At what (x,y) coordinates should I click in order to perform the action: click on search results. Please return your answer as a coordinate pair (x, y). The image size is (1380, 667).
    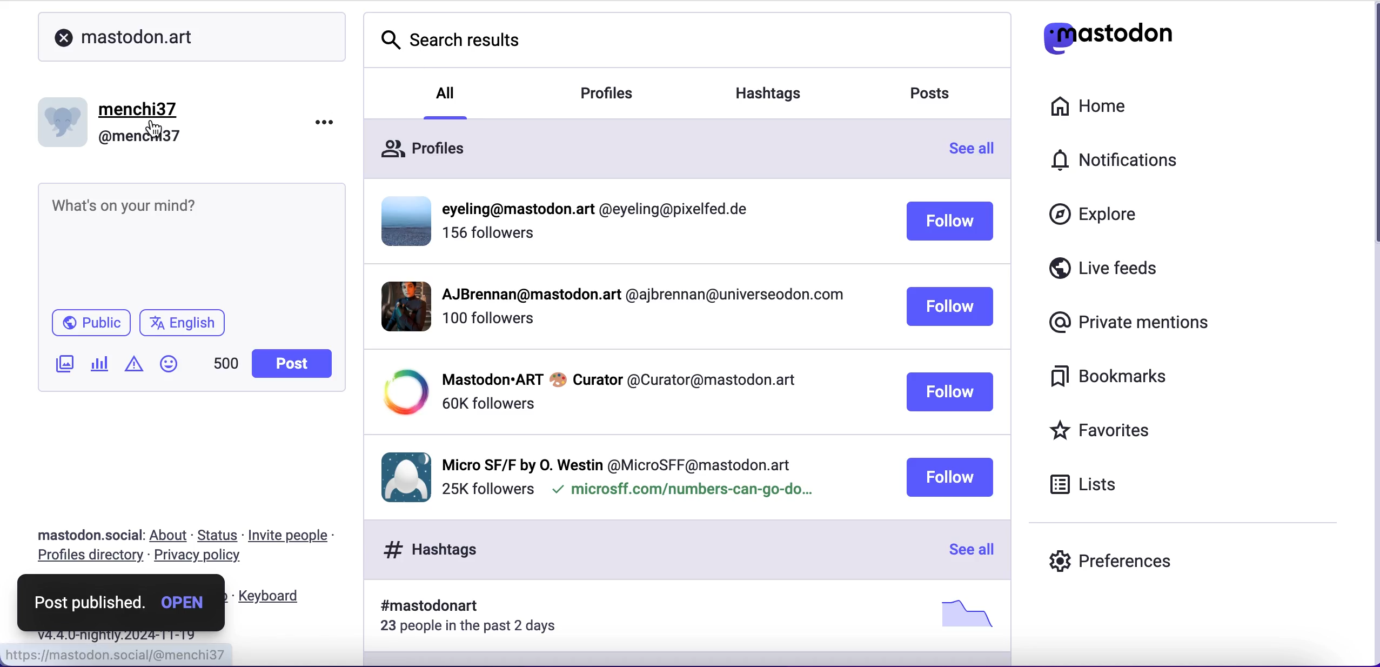
    Looking at the image, I should click on (458, 42).